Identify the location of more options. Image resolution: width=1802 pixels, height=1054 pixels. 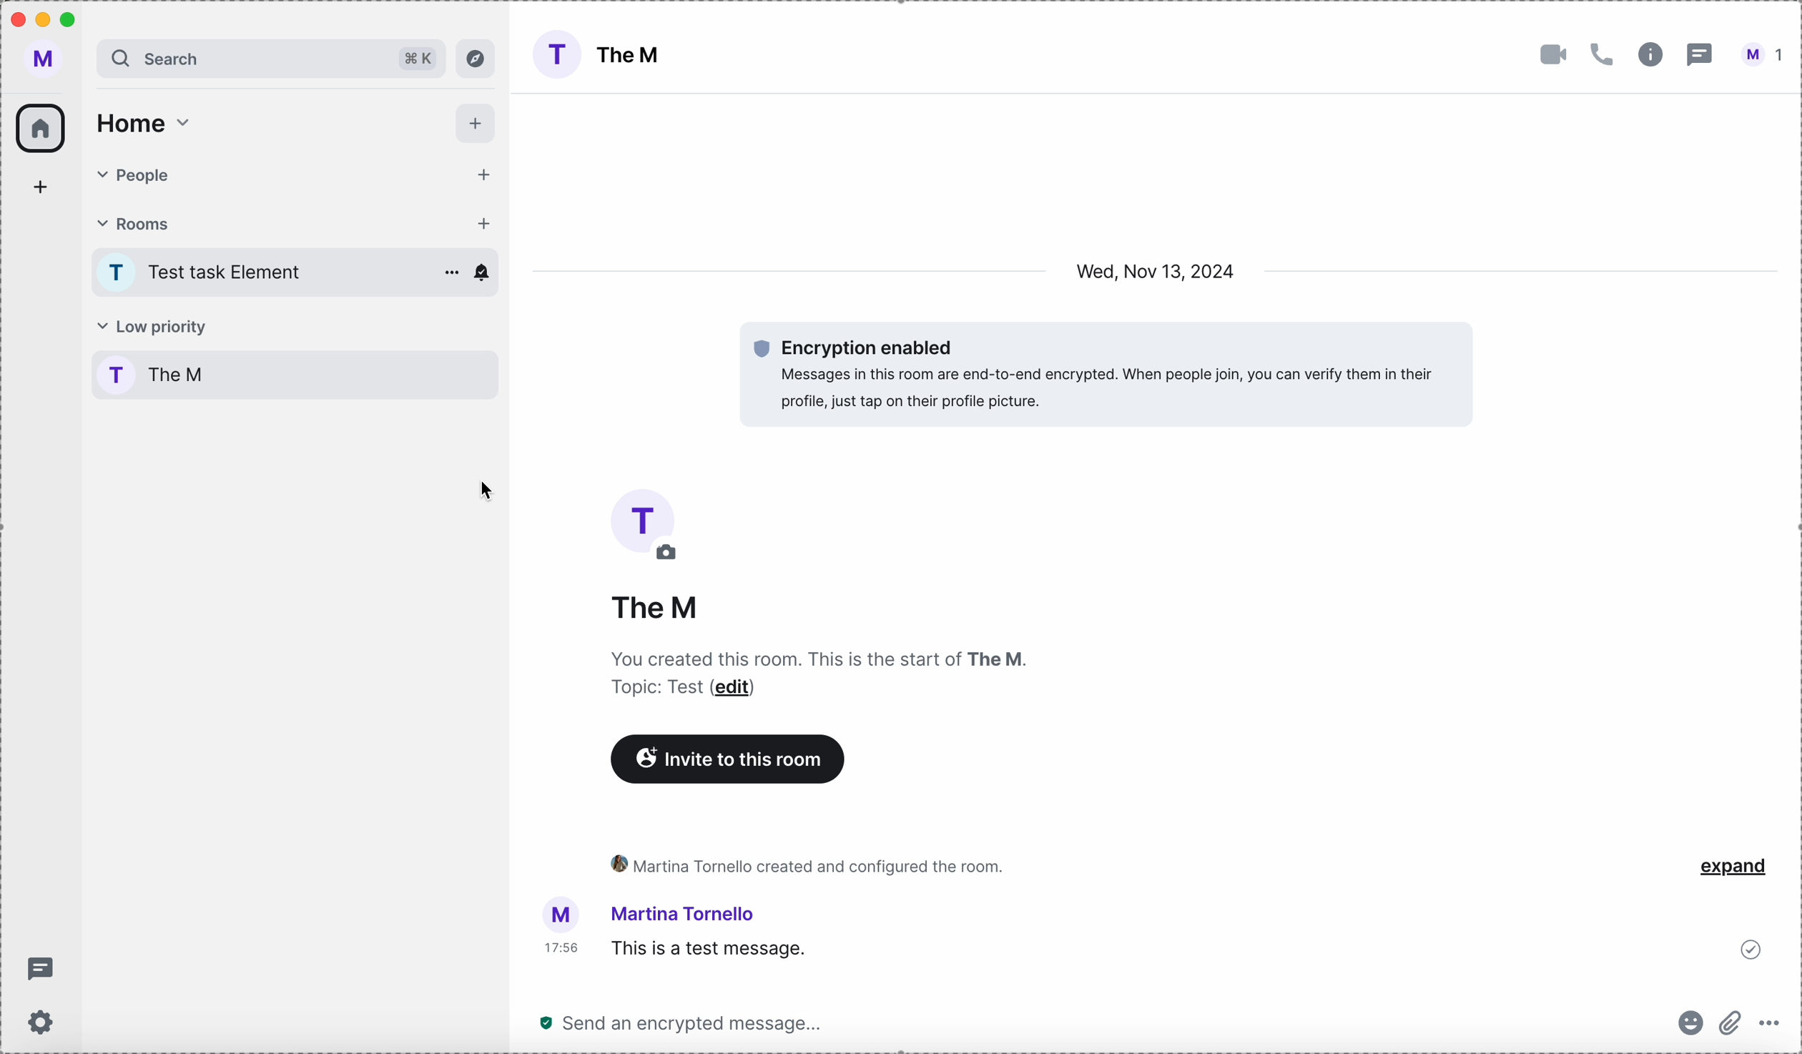
(1769, 1023).